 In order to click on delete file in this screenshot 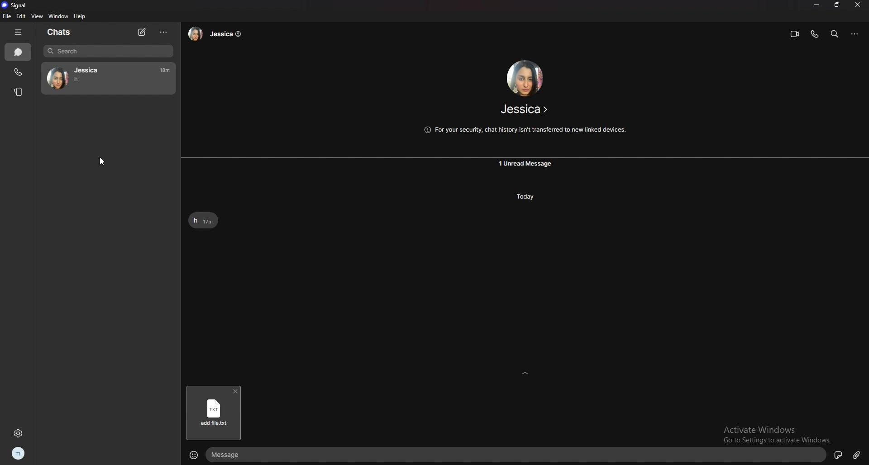, I will do `click(235, 390)`.